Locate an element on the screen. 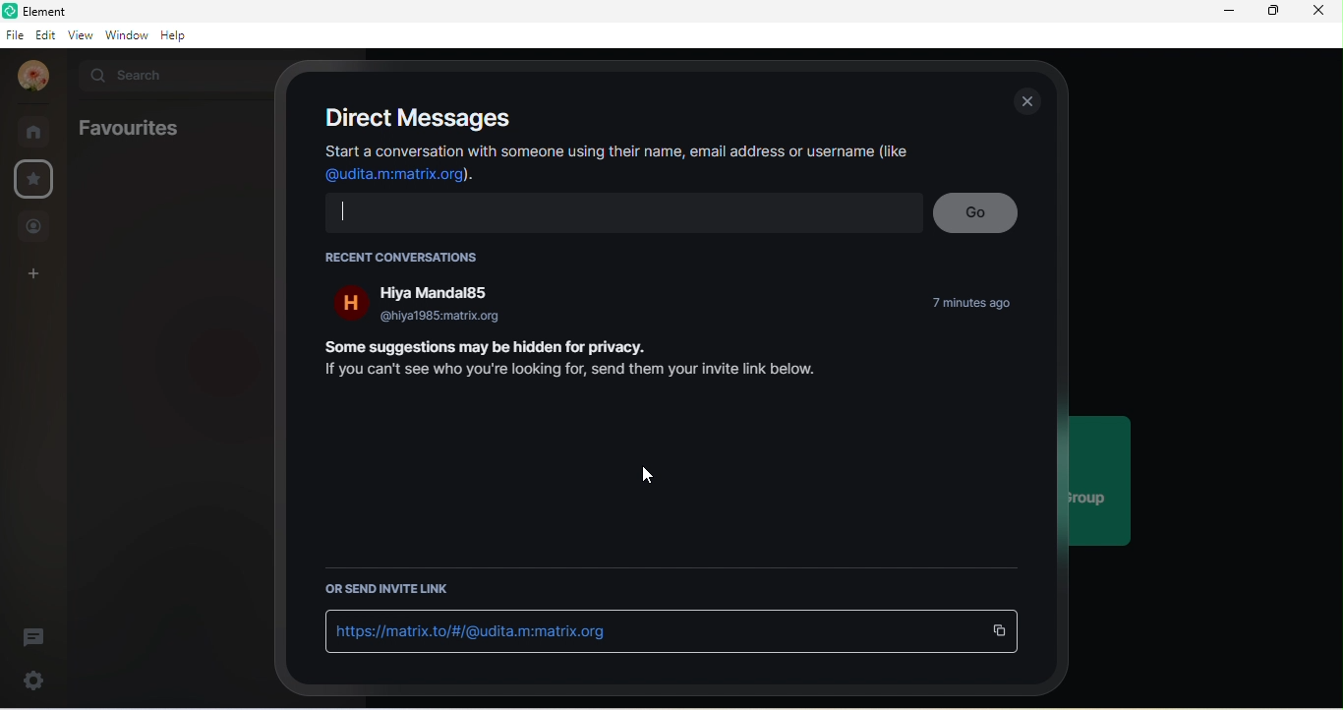 The width and height of the screenshot is (1343, 710). Element  is located at coordinates (129, 12).